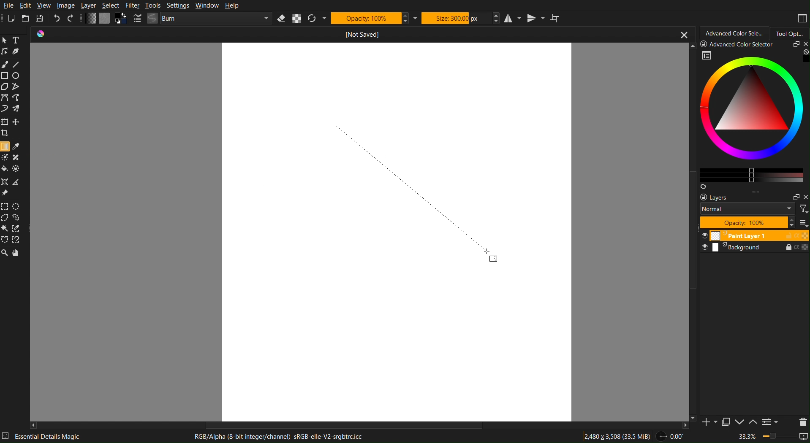  I want to click on Open, so click(26, 19).